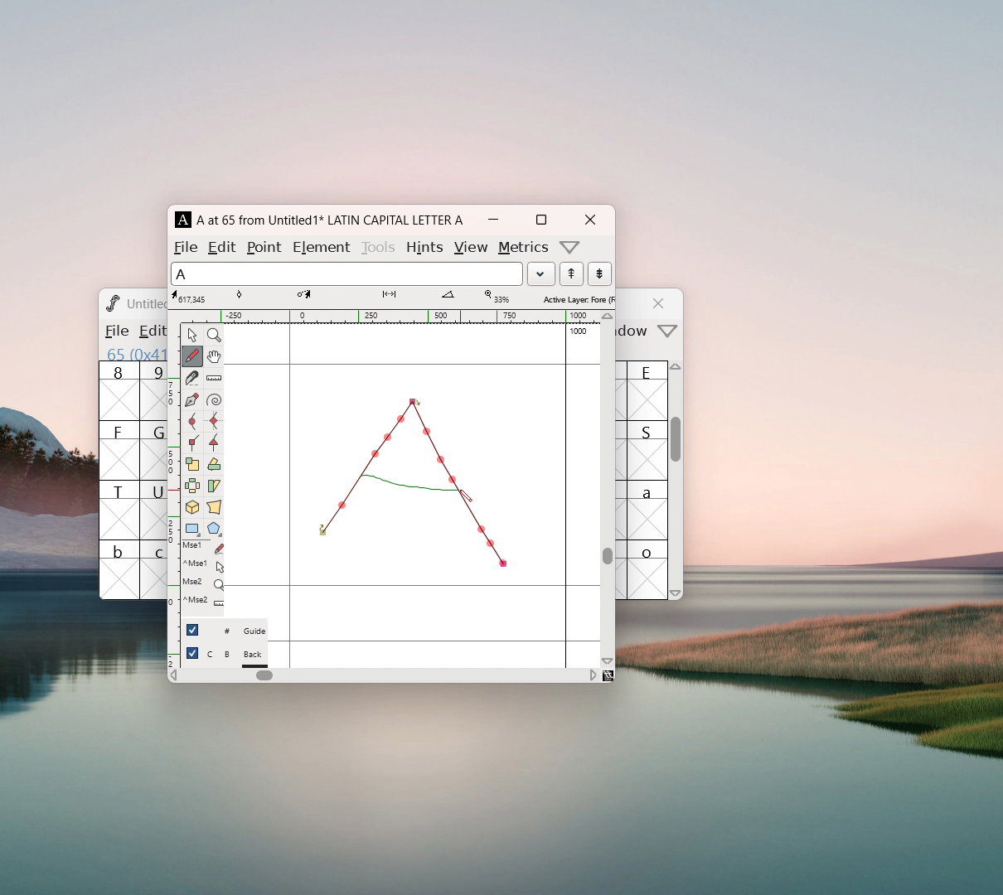  I want to click on tangent, so click(256, 296).